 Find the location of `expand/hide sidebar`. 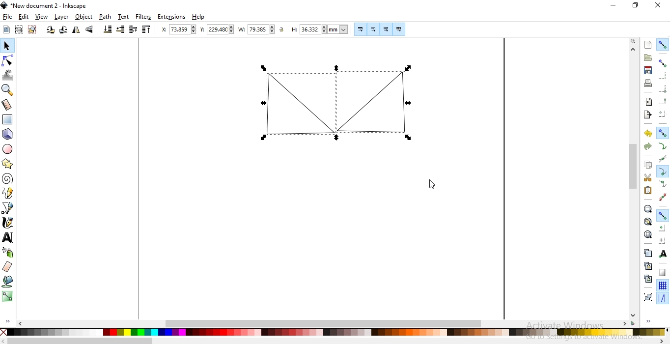

expand/hide sidebar is located at coordinates (7, 321).